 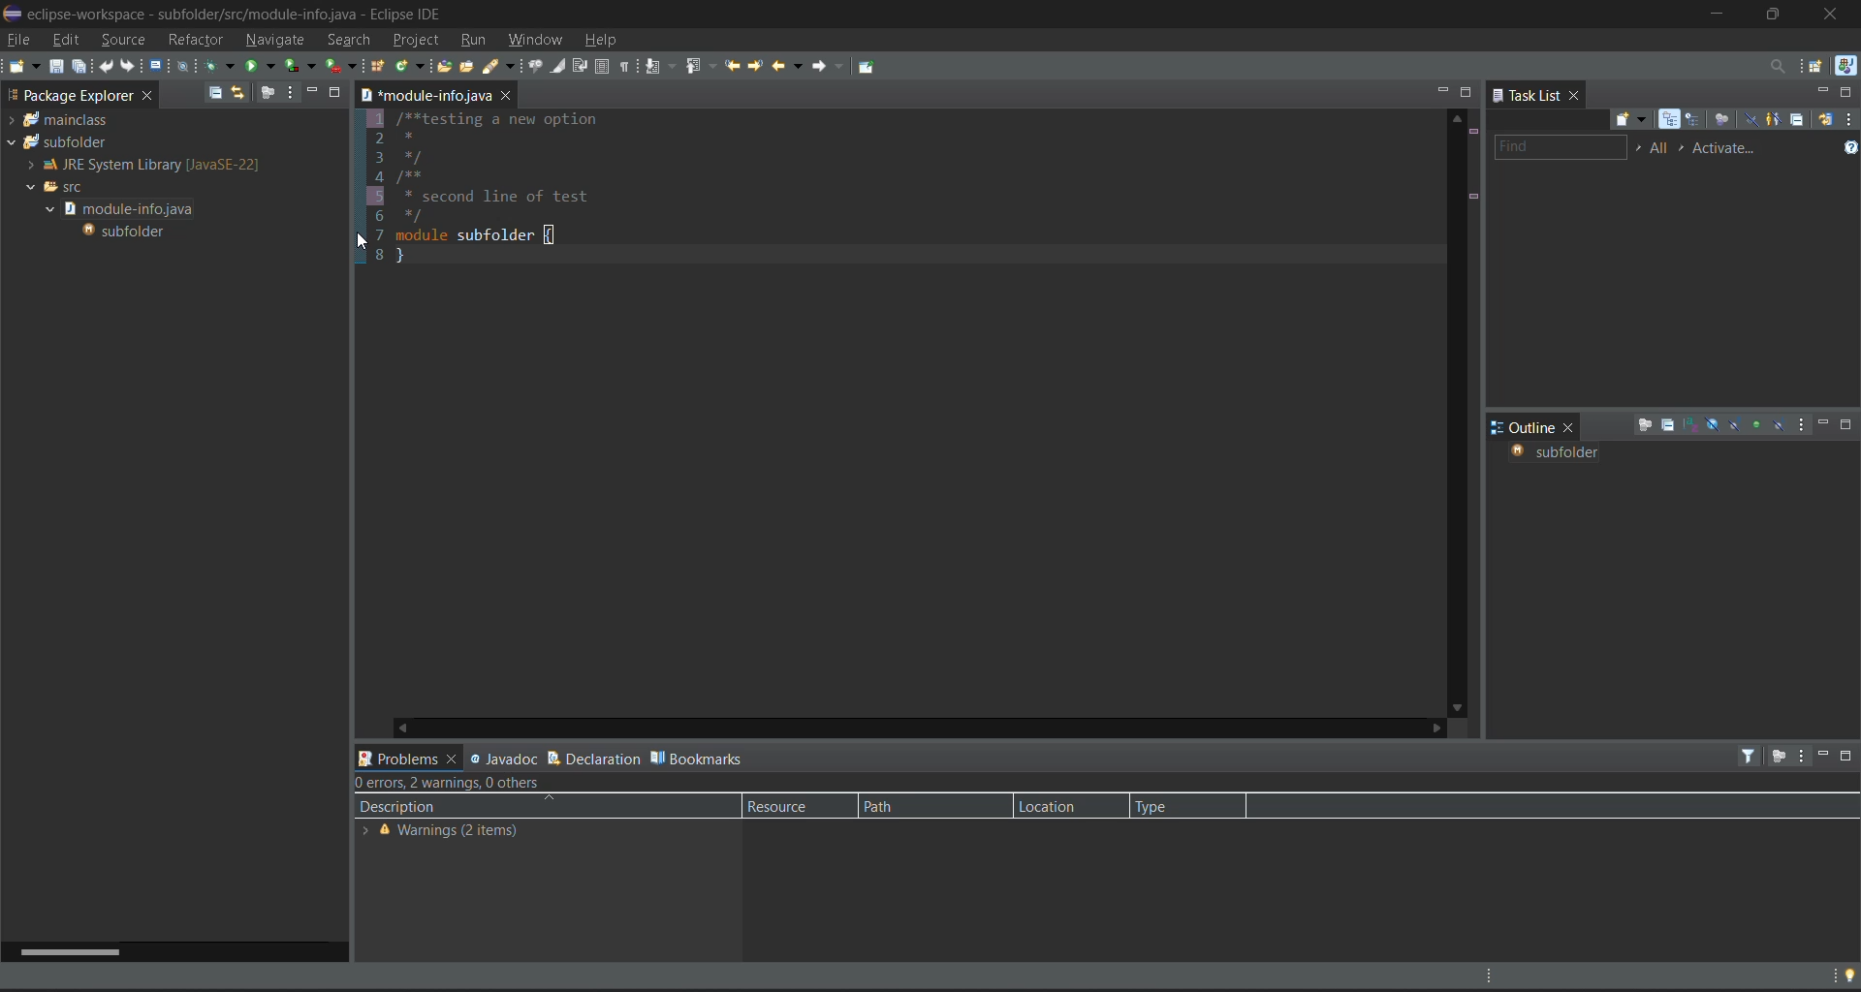 I want to click on debug, so click(x=221, y=64).